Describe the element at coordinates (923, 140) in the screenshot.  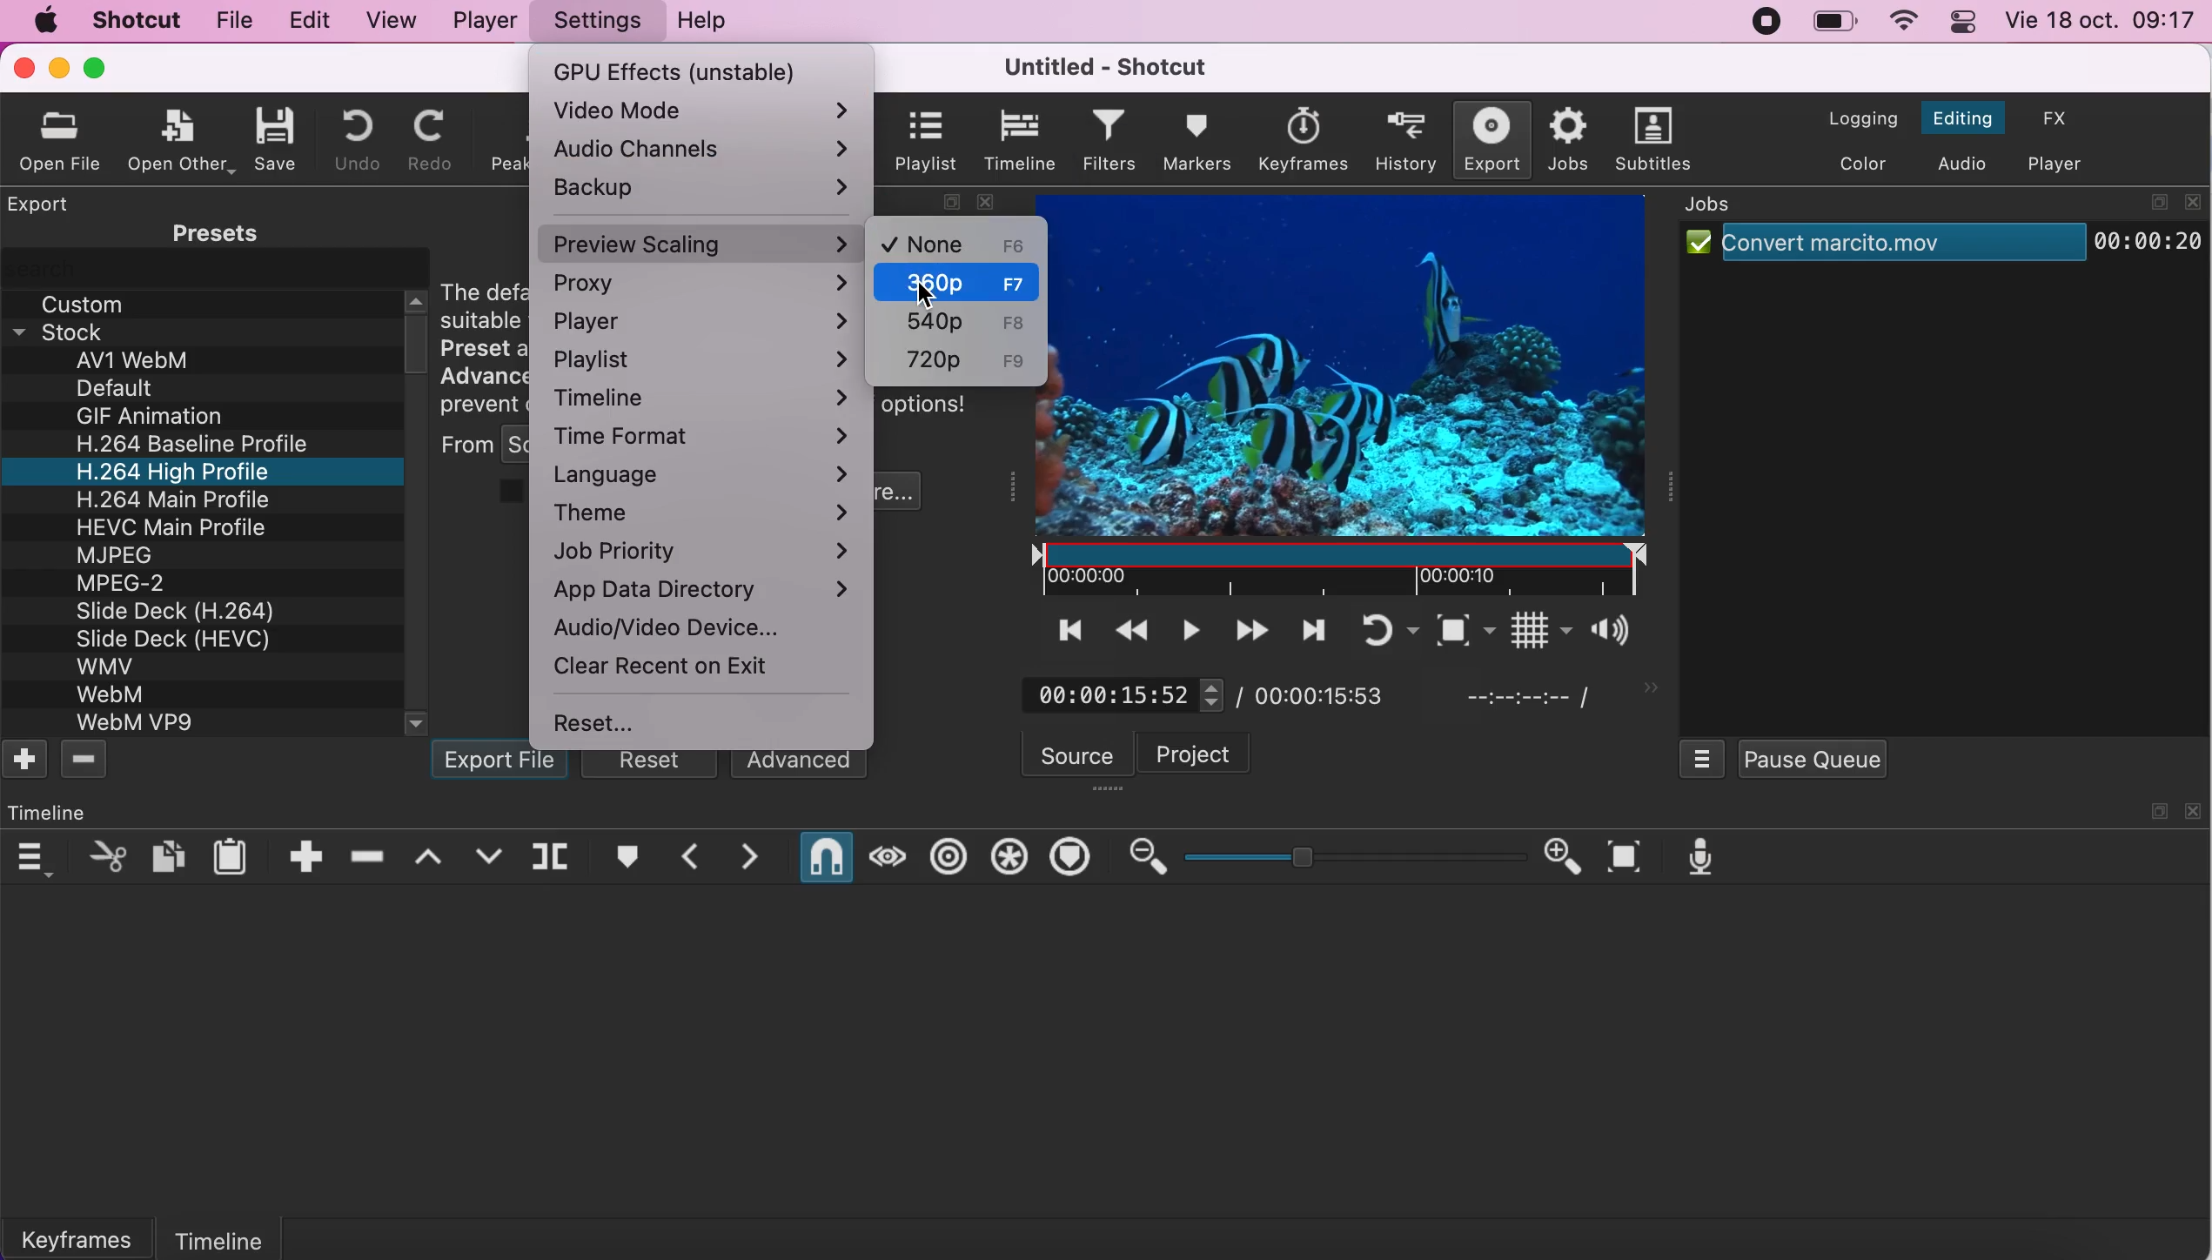
I see `playlist` at that location.